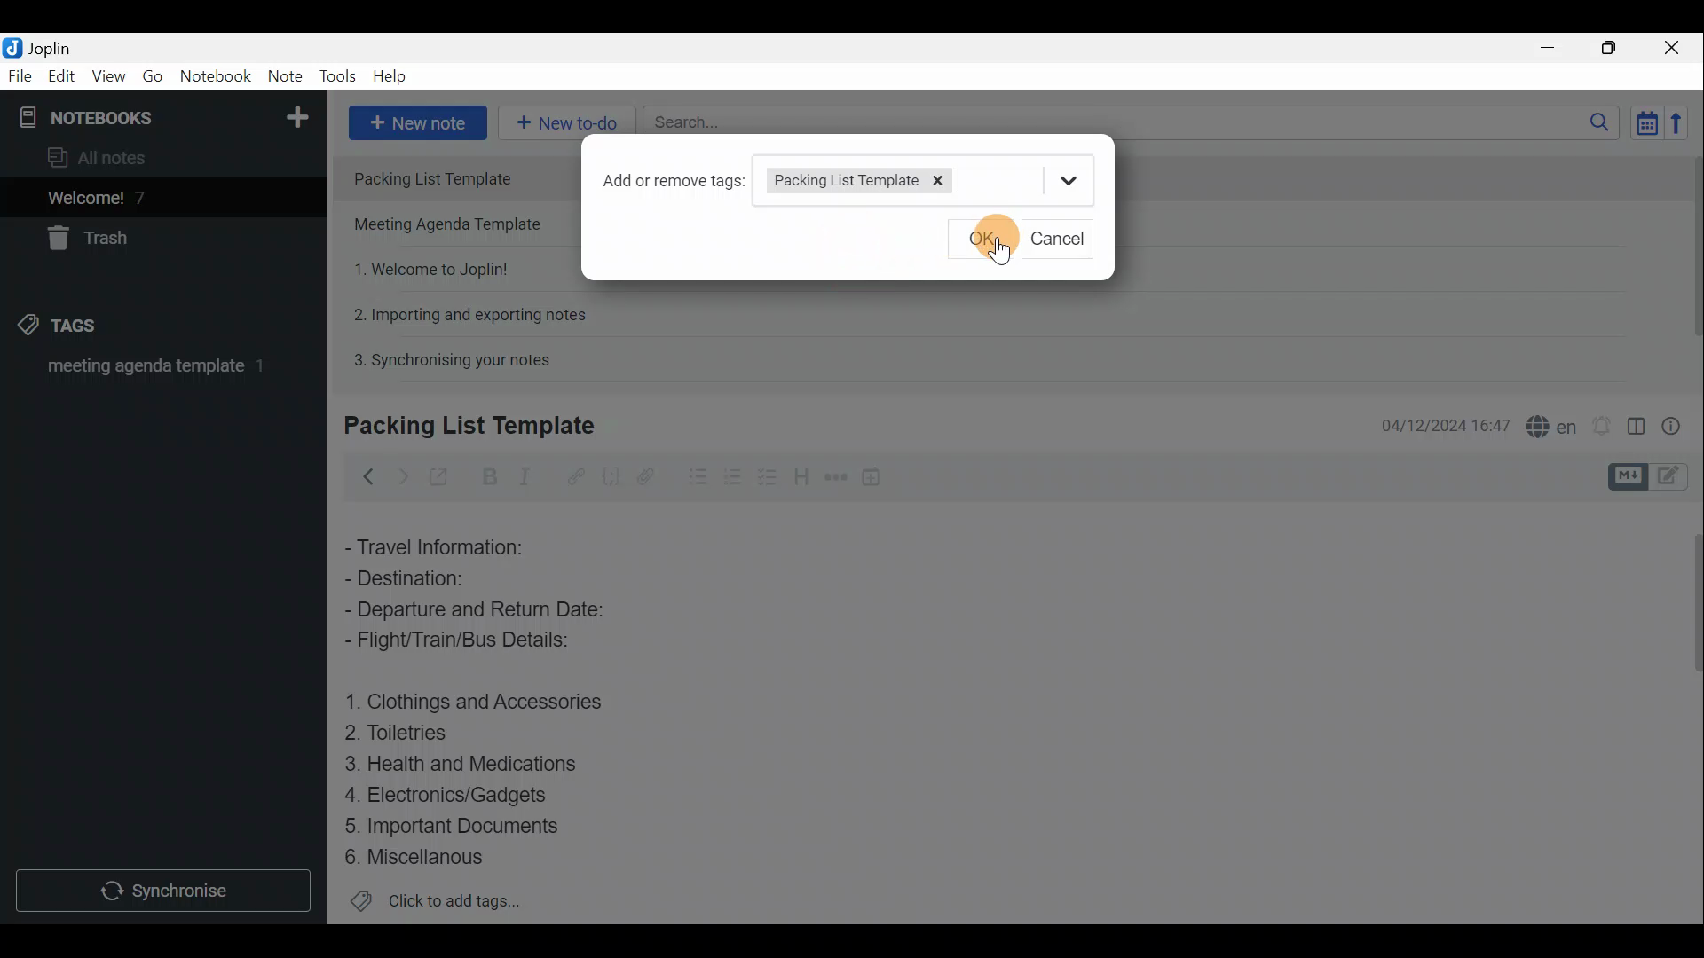 This screenshot has width=1704, height=958. What do you see at coordinates (136, 197) in the screenshot?
I see `Welcome` at bounding box center [136, 197].